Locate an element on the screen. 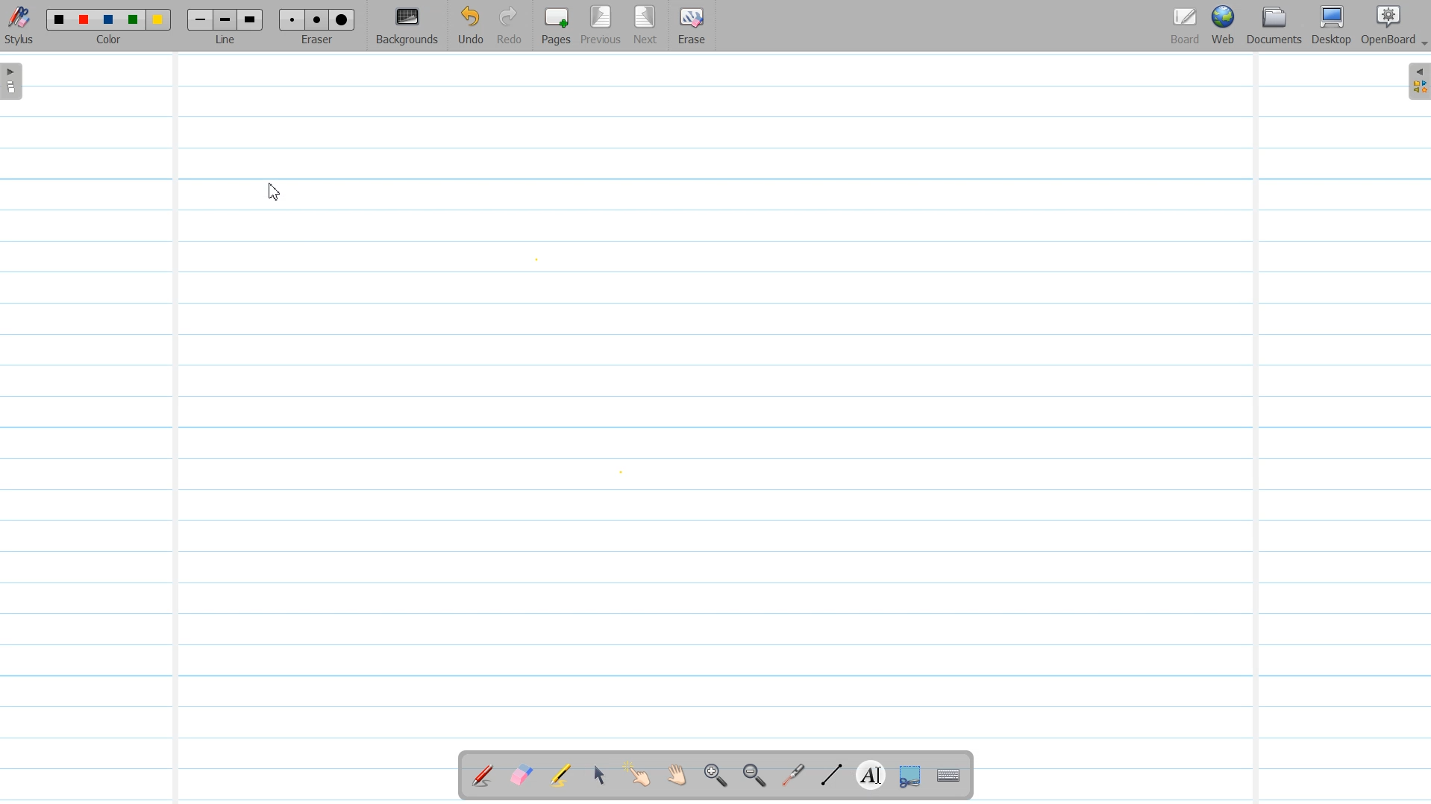  Document is located at coordinates (1276, 25).